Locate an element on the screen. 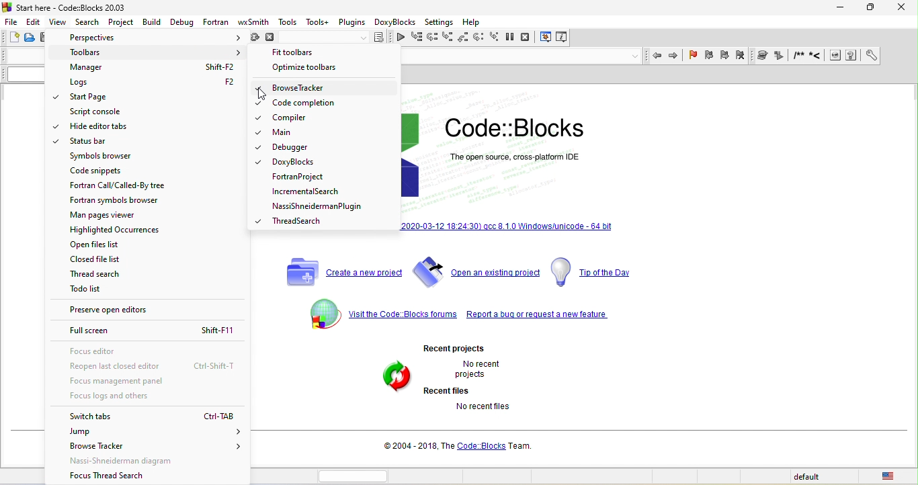 Image resolution: width=918 pixels, height=485 pixels. focus management panel is located at coordinates (118, 384).